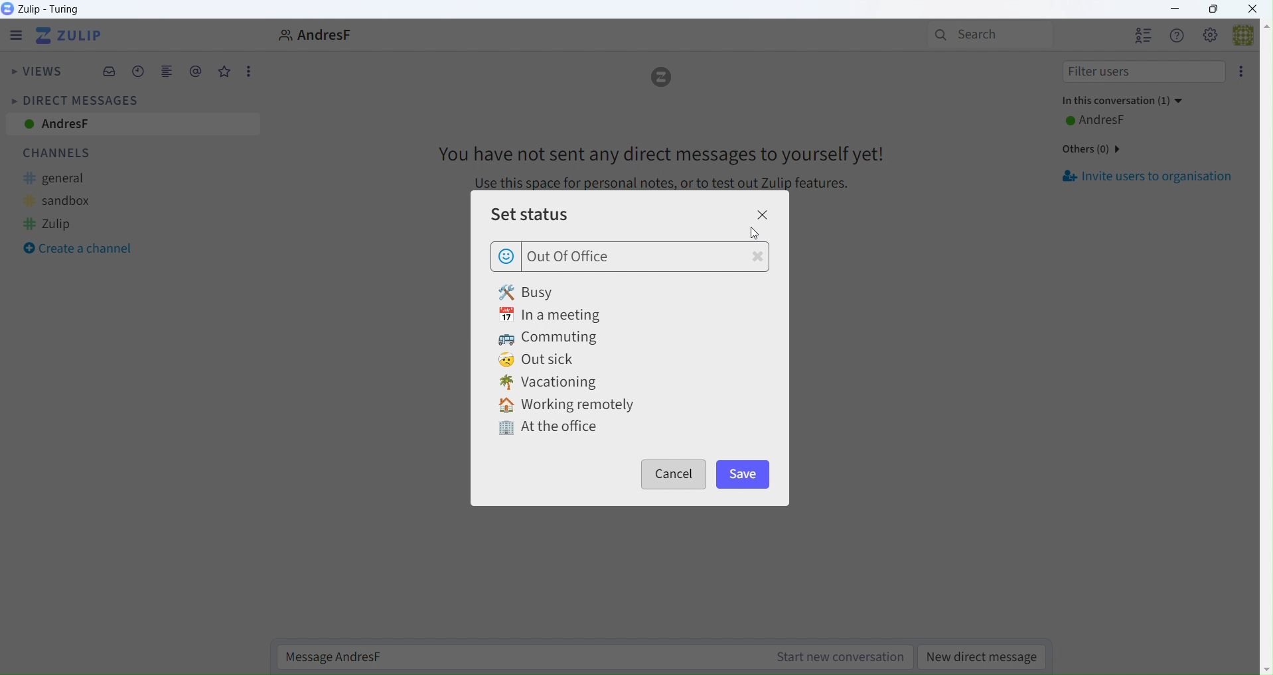 Image resolution: width=1273 pixels, height=675 pixels. Describe the element at coordinates (663, 80) in the screenshot. I see `Logo` at that location.